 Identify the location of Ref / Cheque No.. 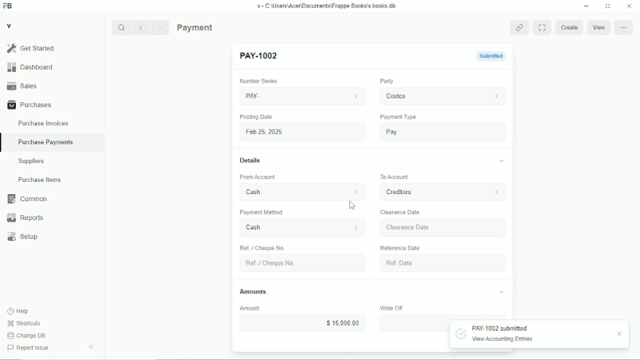
(264, 247).